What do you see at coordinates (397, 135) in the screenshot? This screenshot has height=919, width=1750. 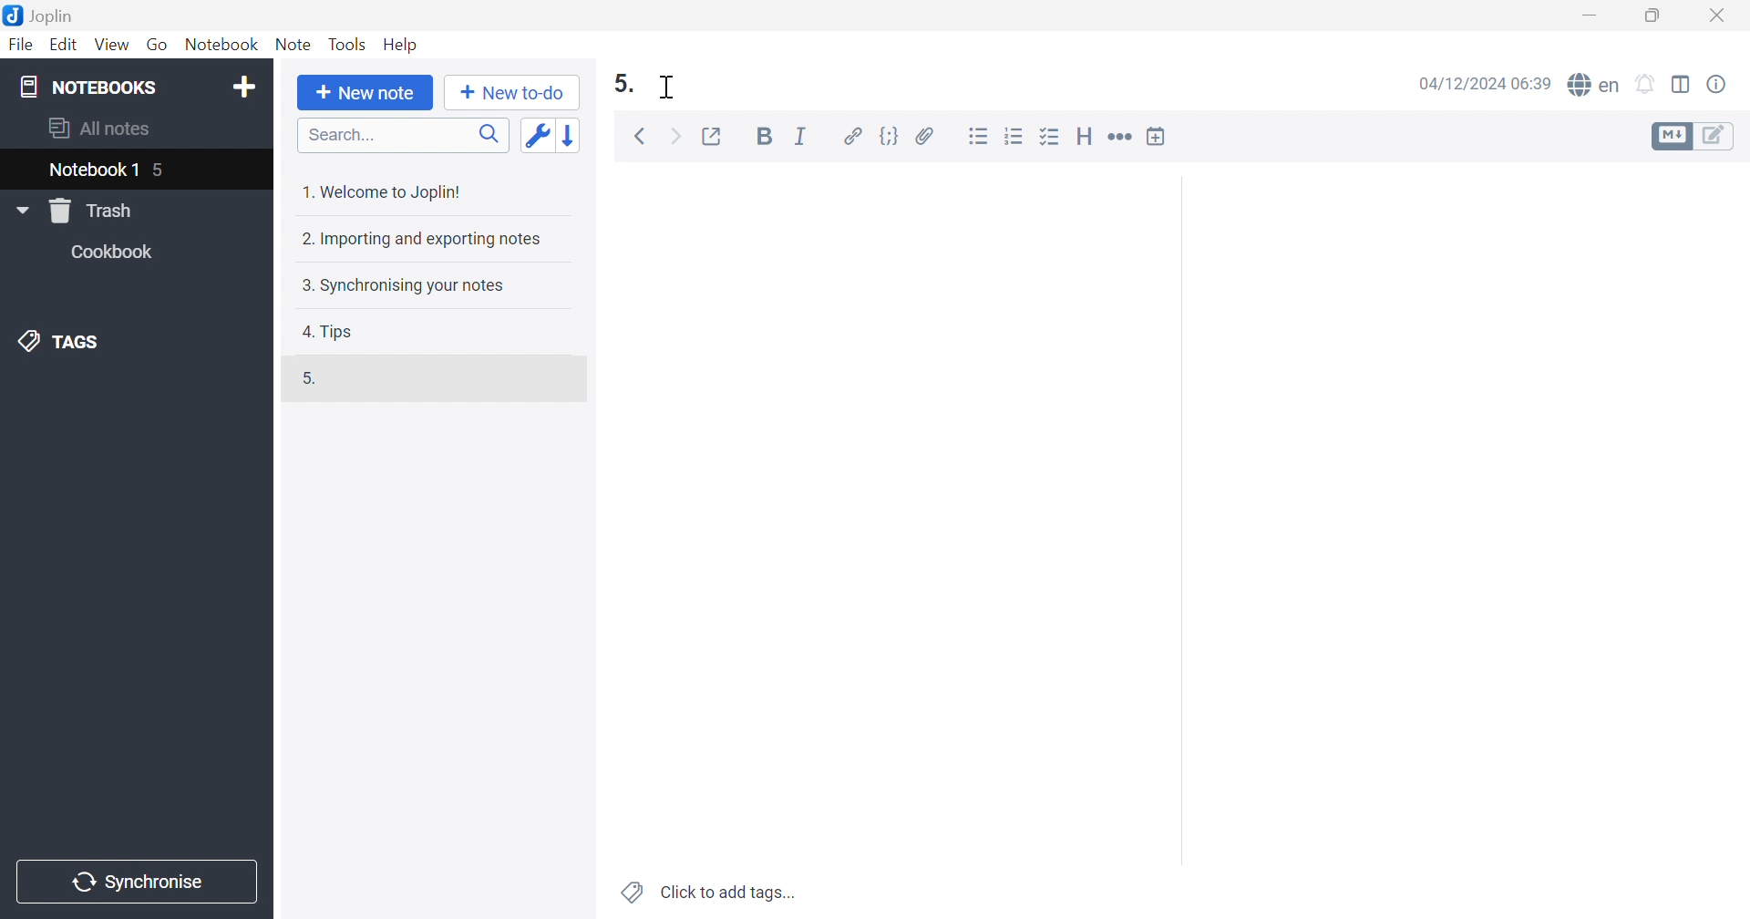 I see `Search` at bounding box center [397, 135].